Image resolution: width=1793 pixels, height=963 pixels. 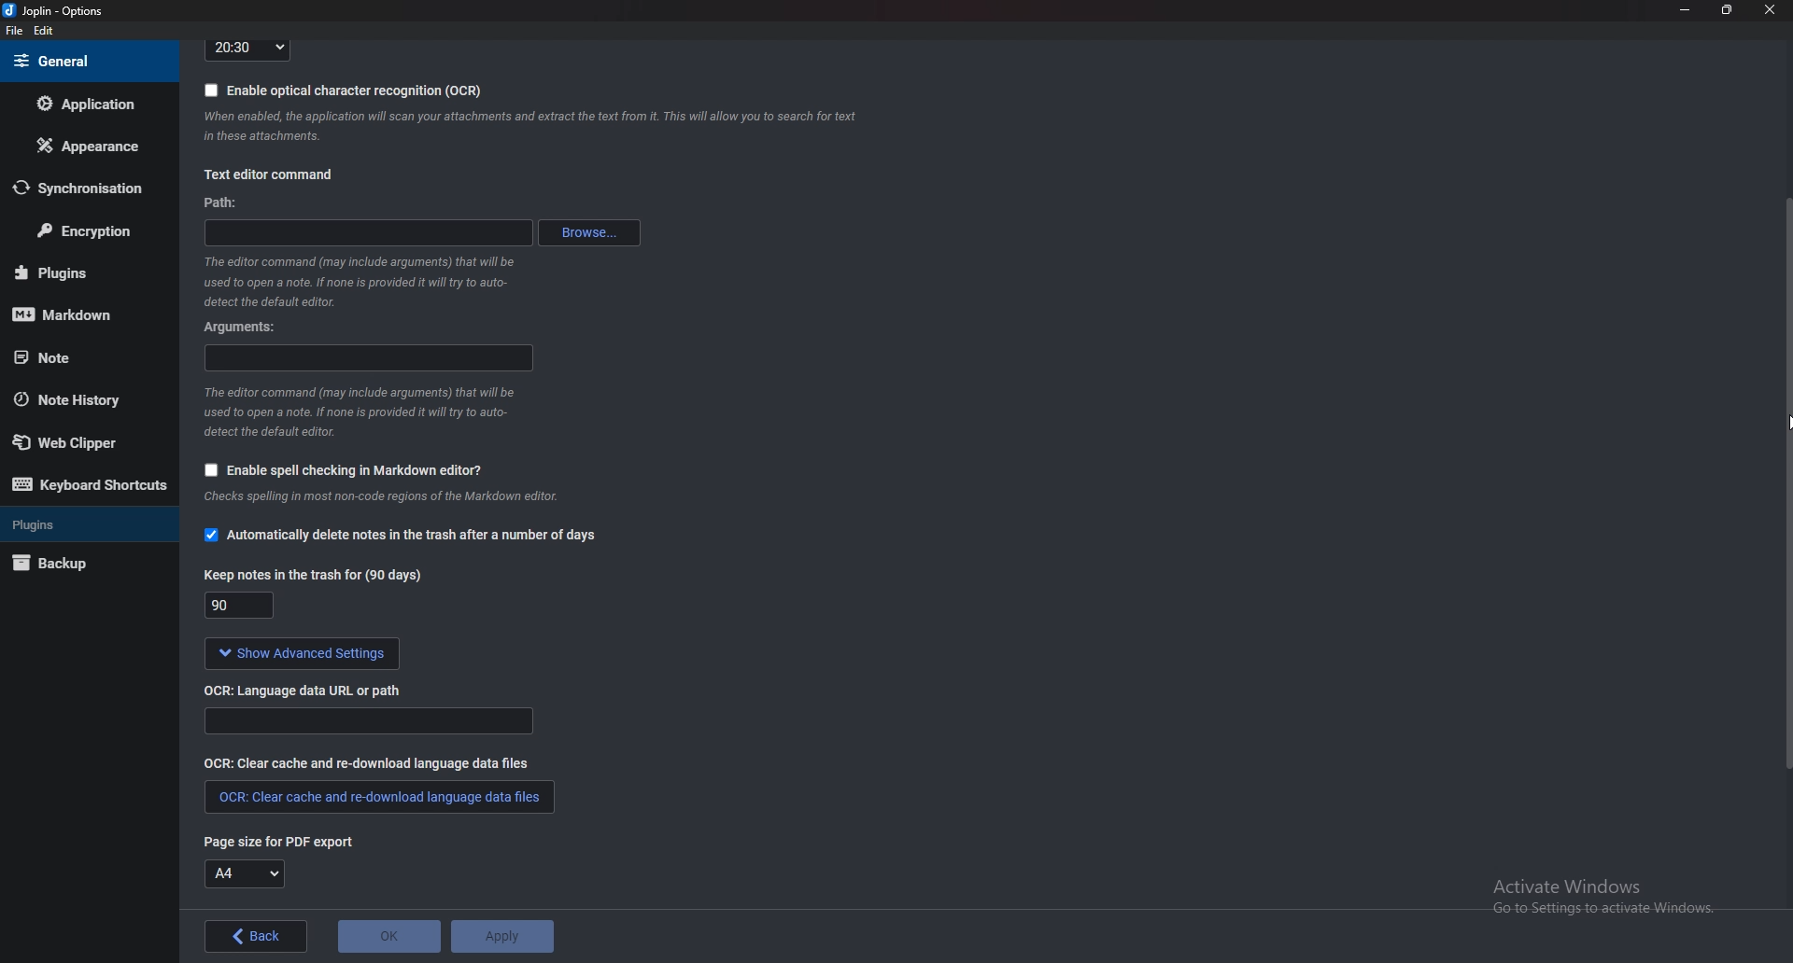 What do you see at coordinates (372, 358) in the screenshot?
I see `arguments` at bounding box center [372, 358].